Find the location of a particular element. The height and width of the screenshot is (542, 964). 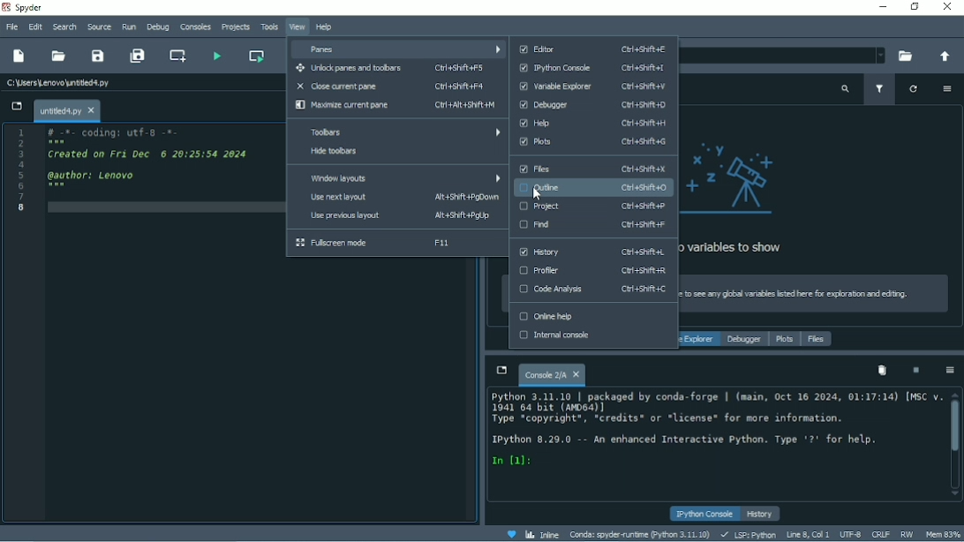

Panes is located at coordinates (397, 50).